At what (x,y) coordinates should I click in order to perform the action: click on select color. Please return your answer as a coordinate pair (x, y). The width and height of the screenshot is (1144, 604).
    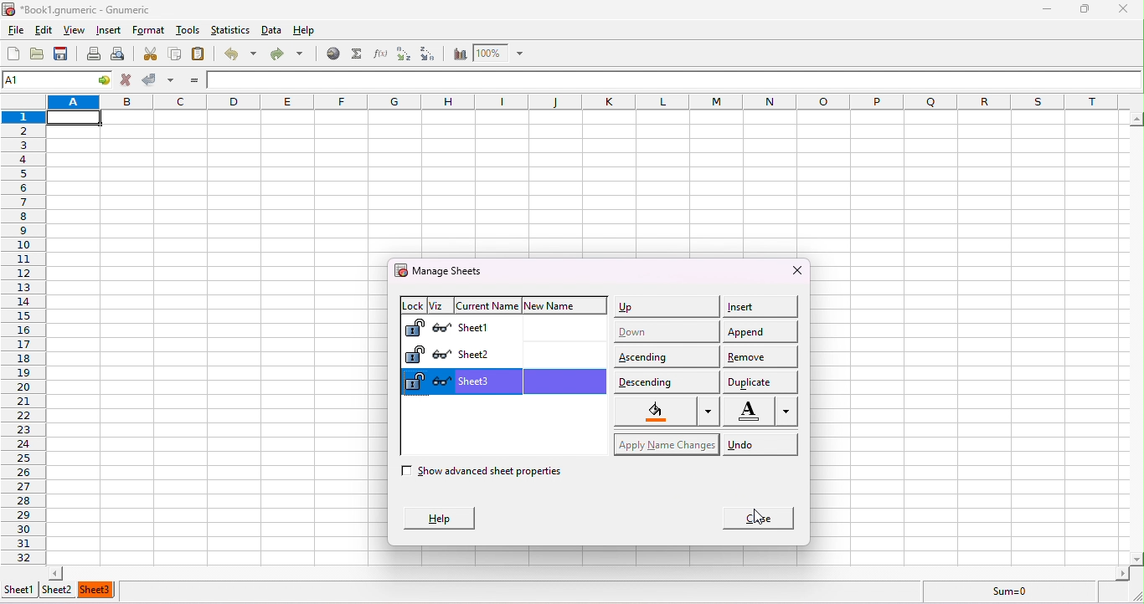
    Looking at the image, I should click on (661, 412).